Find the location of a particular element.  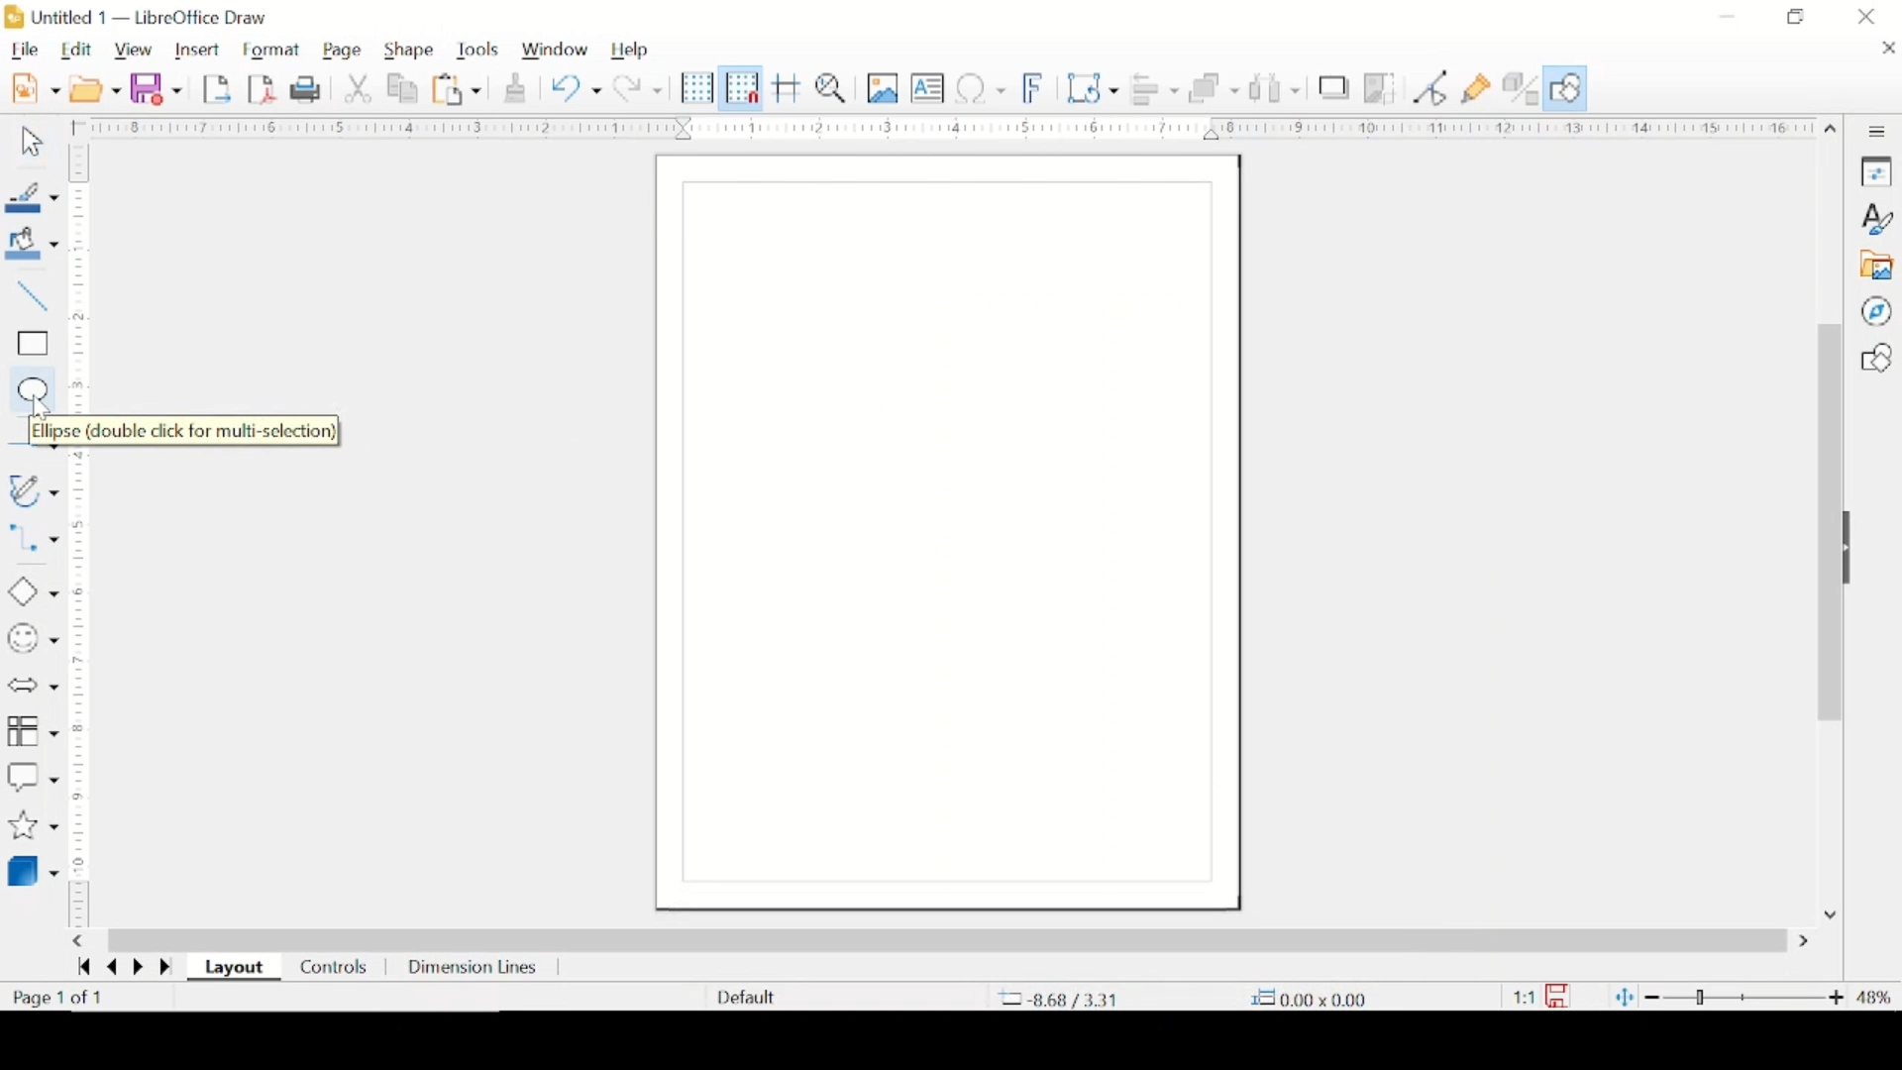

properties is located at coordinates (1878, 172).